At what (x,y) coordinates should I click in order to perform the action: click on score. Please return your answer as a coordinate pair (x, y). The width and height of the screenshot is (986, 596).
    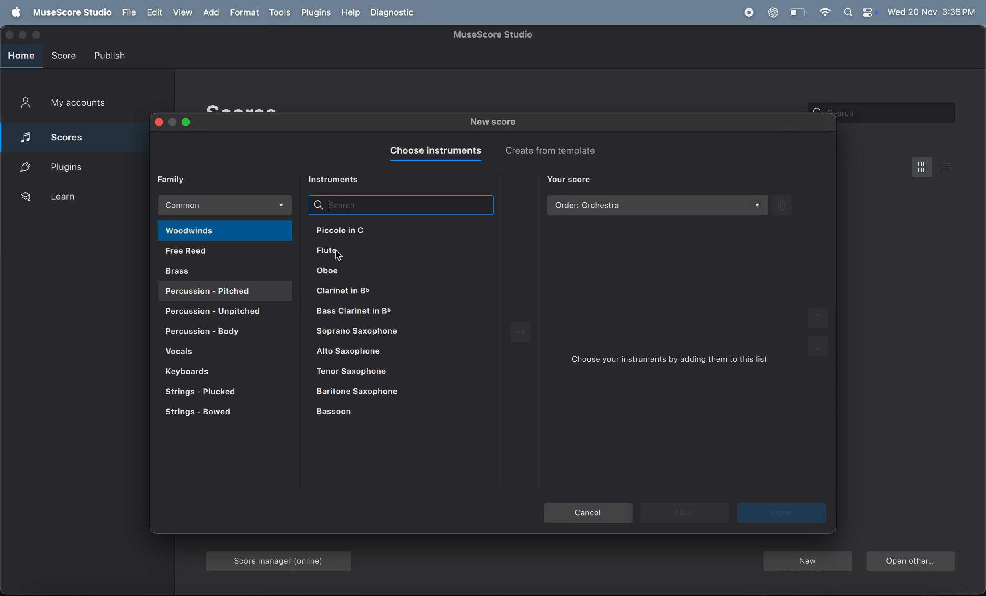
    Looking at the image, I should click on (67, 135).